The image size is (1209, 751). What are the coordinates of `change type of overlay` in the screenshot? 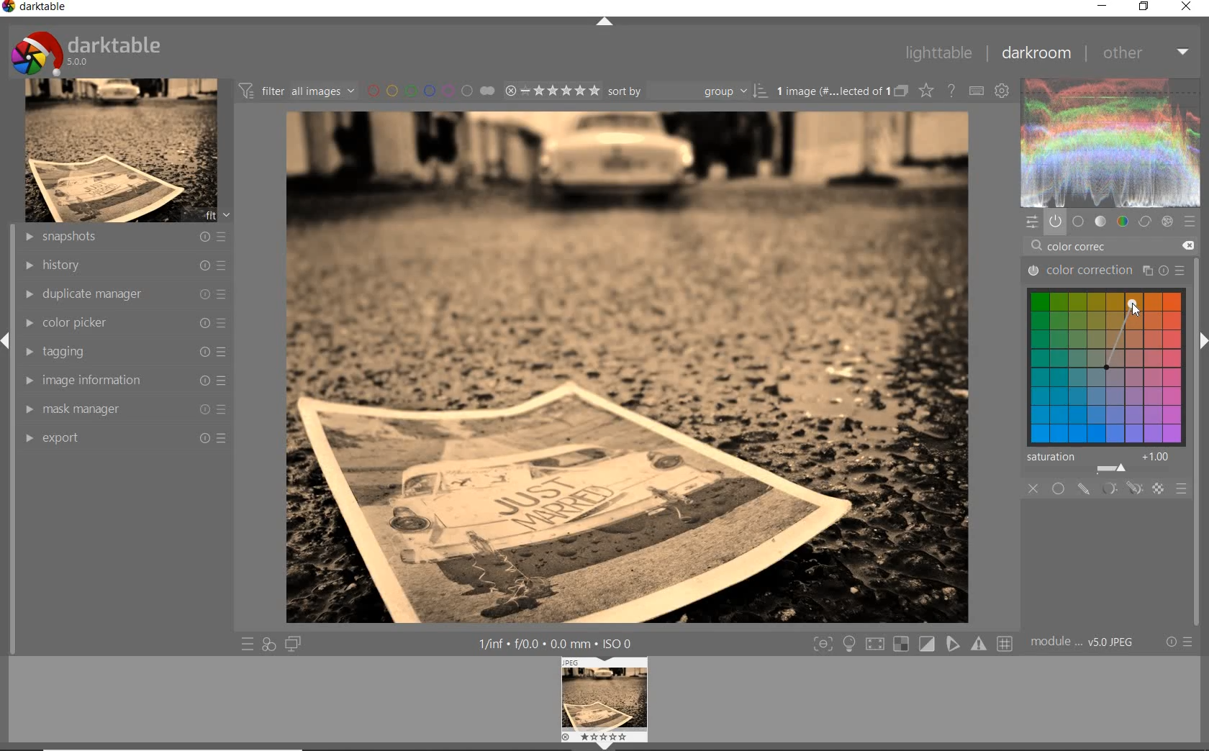 It's located at (925, 91).